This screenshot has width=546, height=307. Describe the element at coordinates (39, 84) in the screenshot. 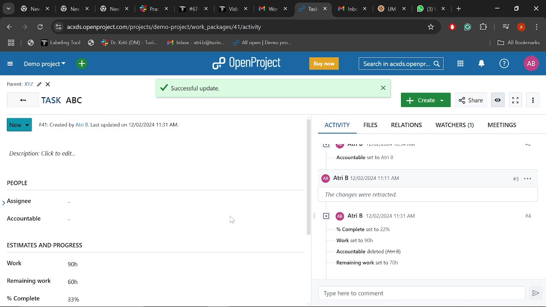

I see `Edit` at that location.